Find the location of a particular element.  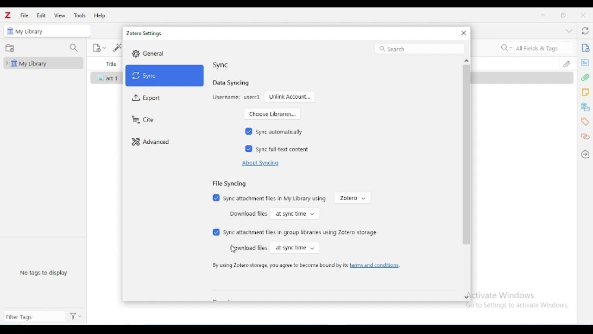

search all fields & tags is located at coordinates (535, 48).